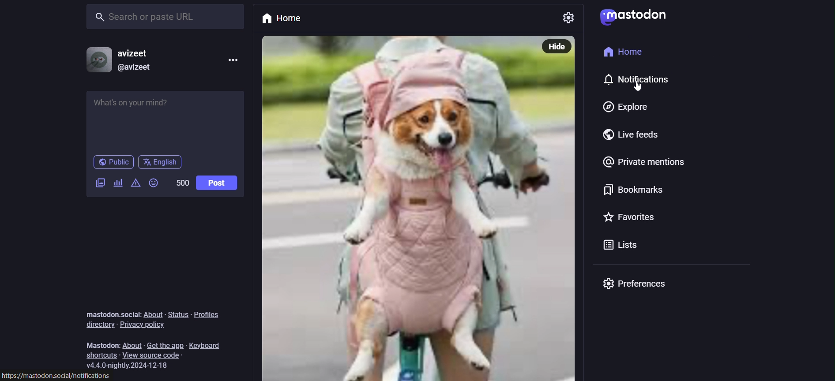 This screenshot has height=381, width=835. Describe the element at coordinates (181, 182) in the screenshot. I see `word limit` at that location.